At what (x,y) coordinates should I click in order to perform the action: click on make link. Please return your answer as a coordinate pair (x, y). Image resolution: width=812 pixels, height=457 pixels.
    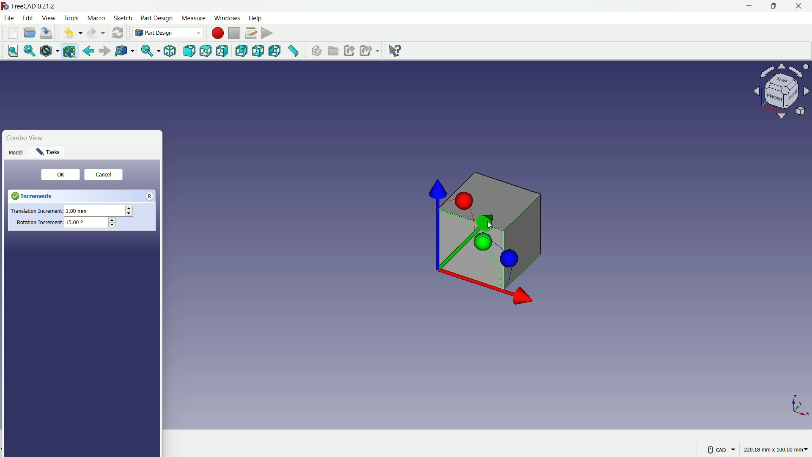
    Looking at the image, I should click on (349, 52).